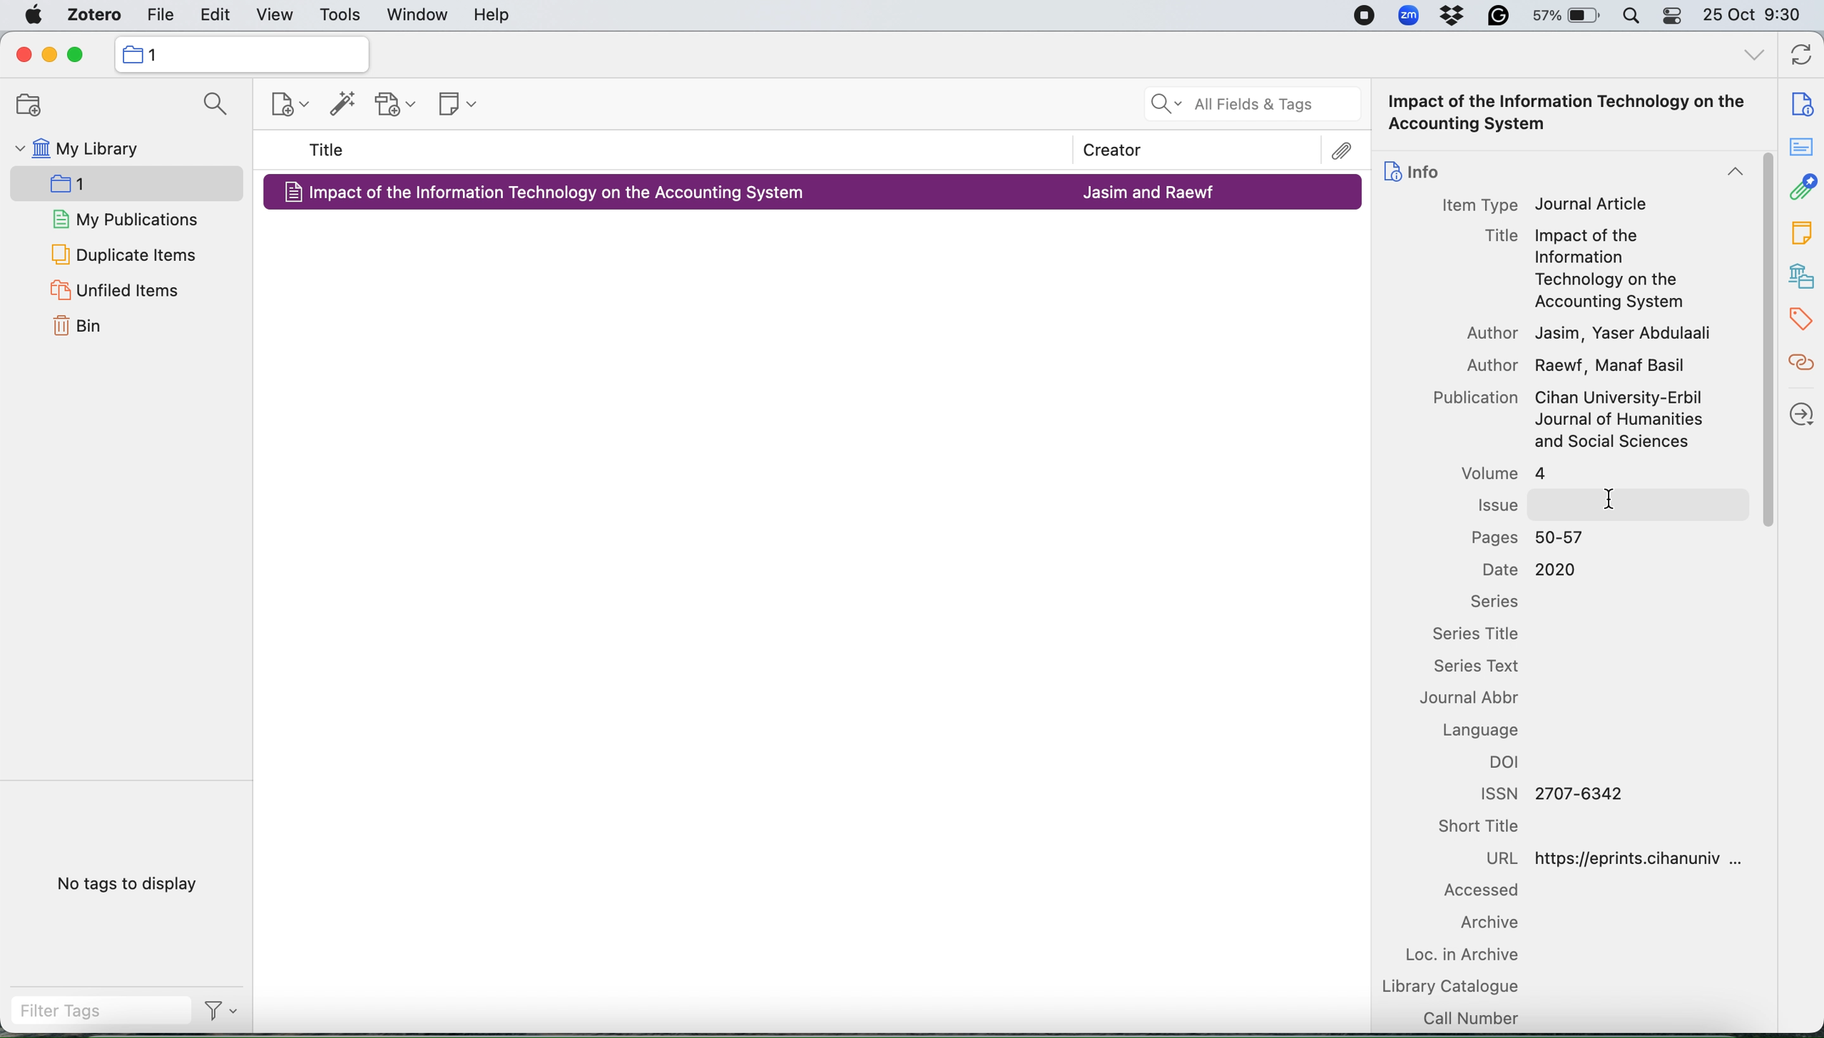 This screenshot has width=1824, height=1038. What do you see at coordinates (1499, 235) in the screenshot?
I see `article title` at bounding box center [1499, 235].